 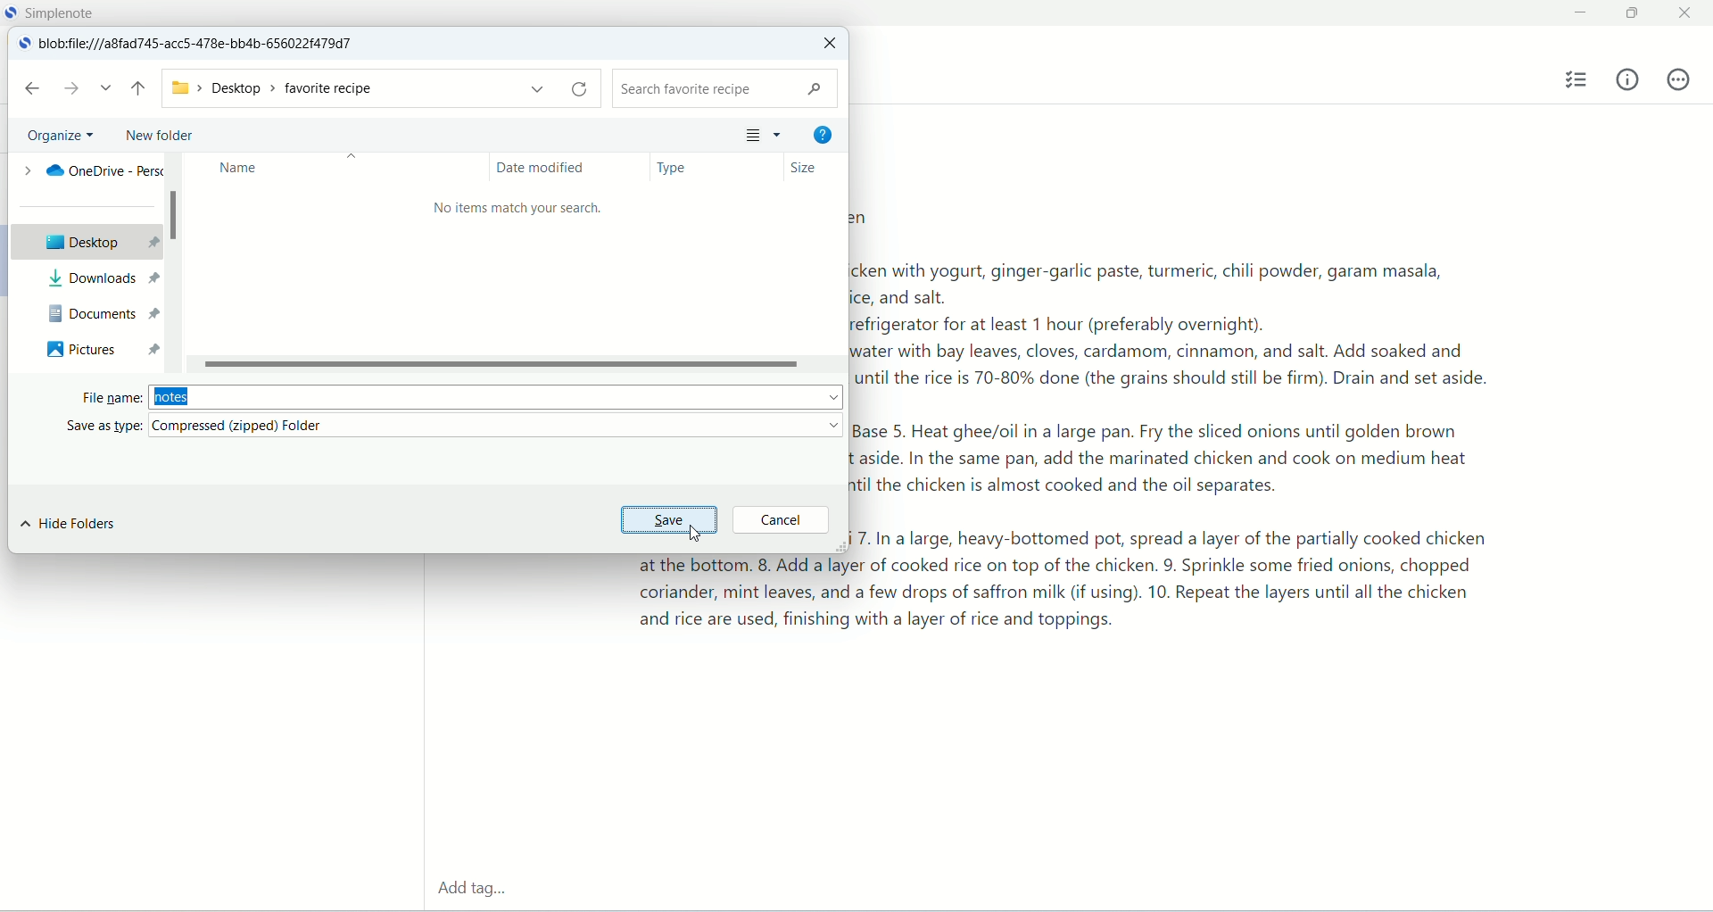 I want to click on help, so click(x=821, y=132).